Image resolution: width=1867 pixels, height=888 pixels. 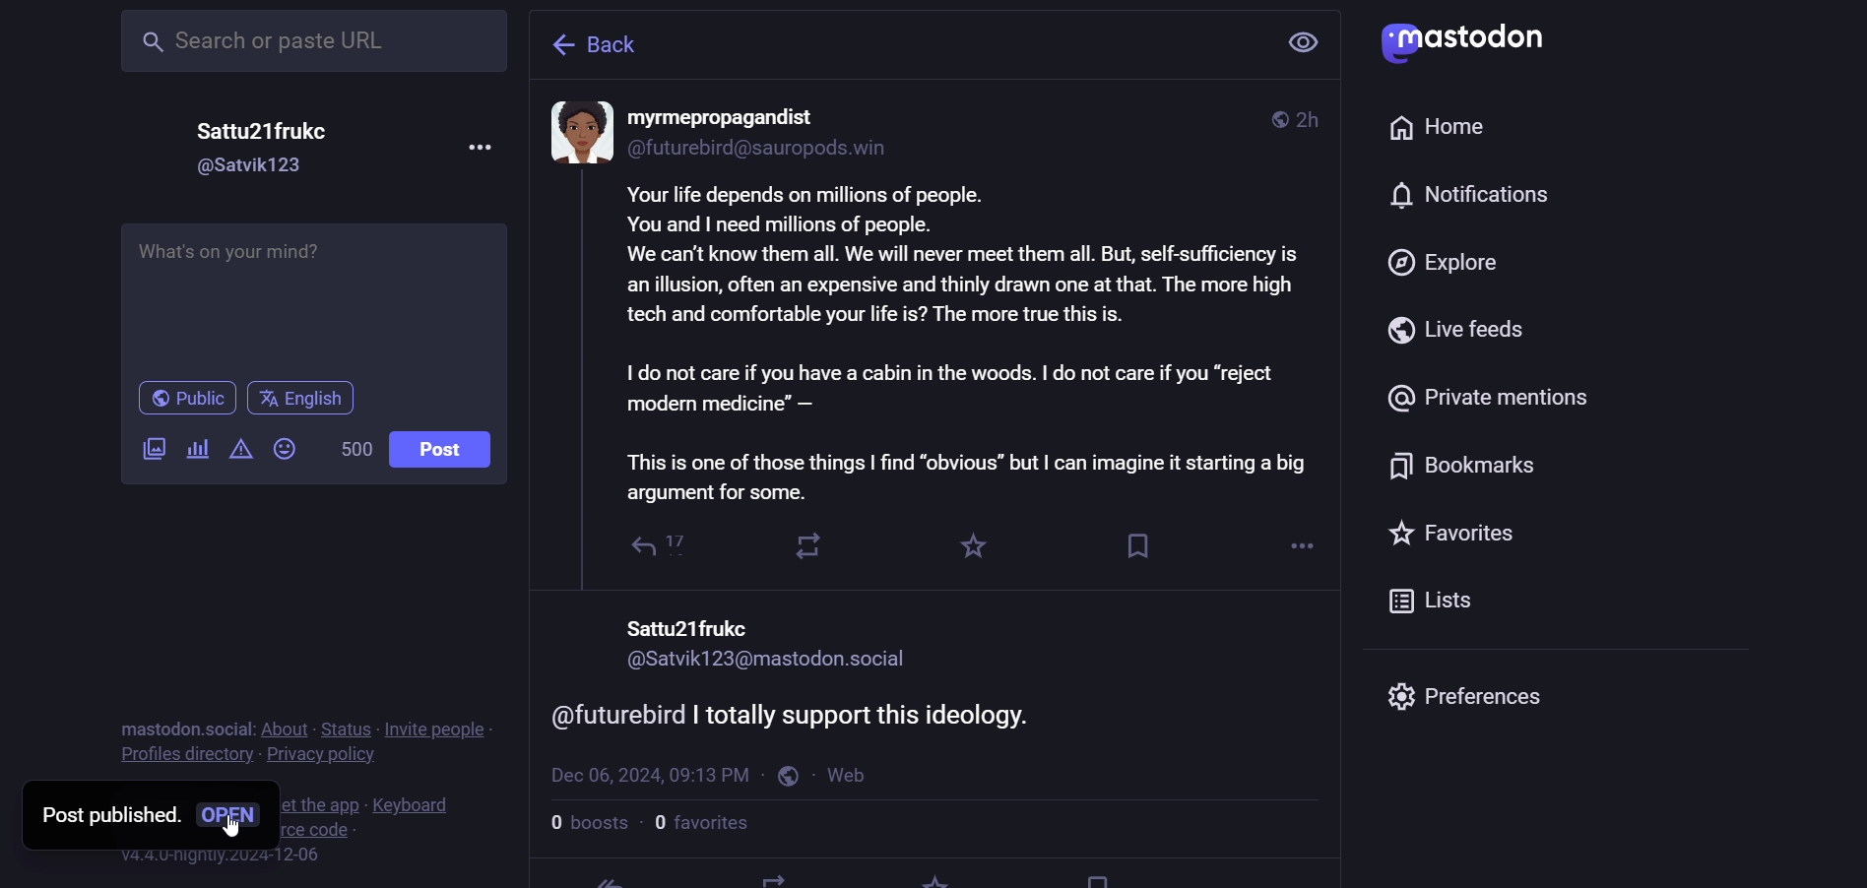 What do you see at coordinates (283, 447) in the screenshot?
I see `emoji` at bounding box center [283, 447].